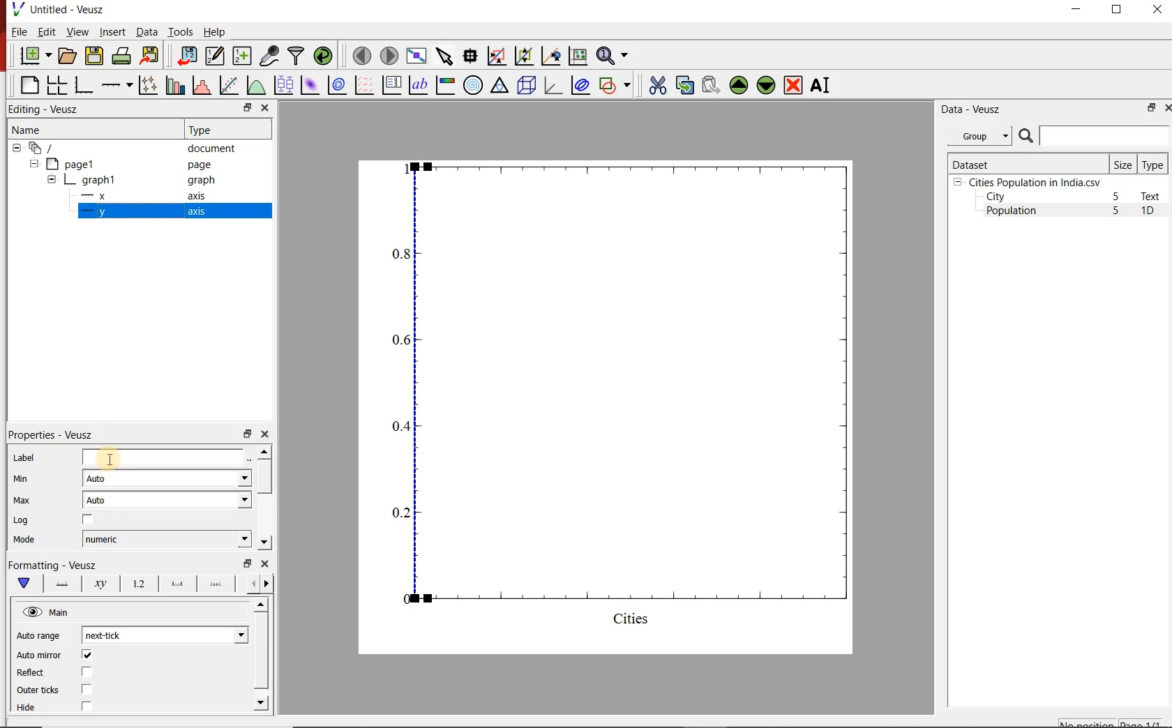 Image resolution: width=1172 pixels, height=728 pixels. I want to click on text label, so click(418, 84).